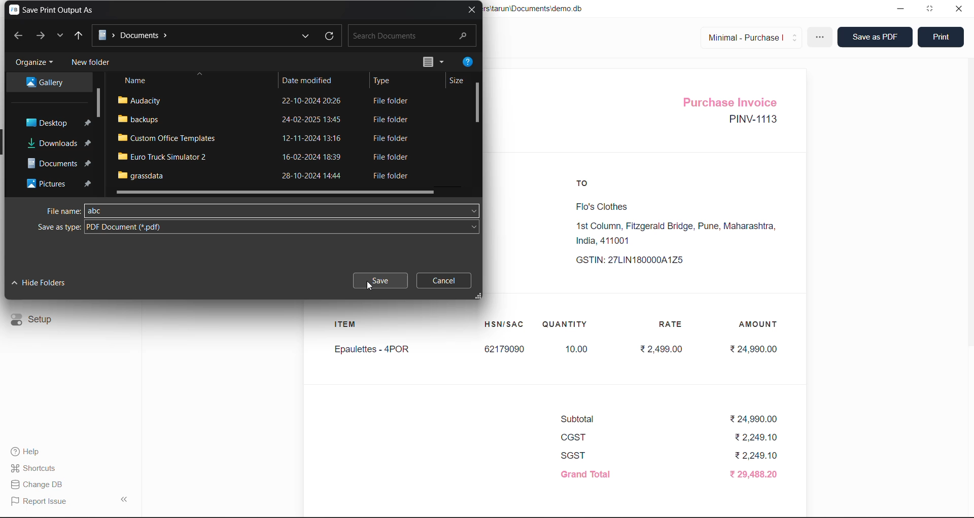 The width and height of the screenshot is (974, 518). What do you see at coordinates (144, 119) in the screenshot?
I see `backups` at bounding box center [144, 119].